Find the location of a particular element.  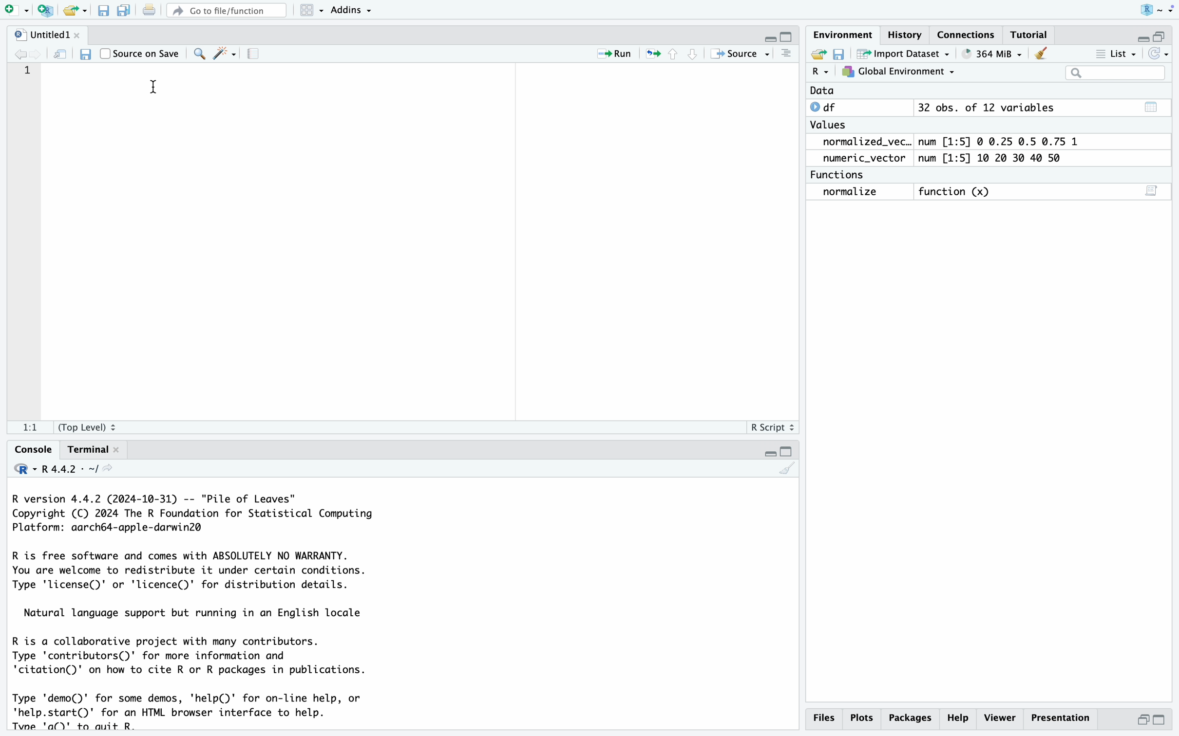

Save is located at coordinates (84, 54).